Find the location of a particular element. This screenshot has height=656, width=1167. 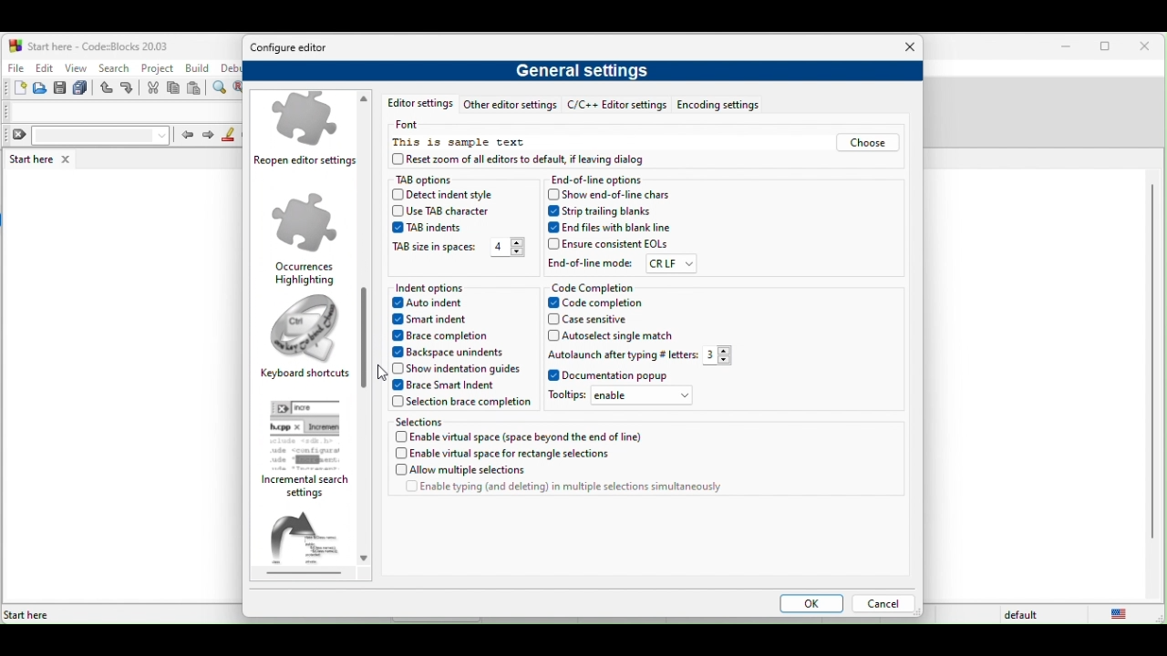

start here is located at coordinates (43, 159).